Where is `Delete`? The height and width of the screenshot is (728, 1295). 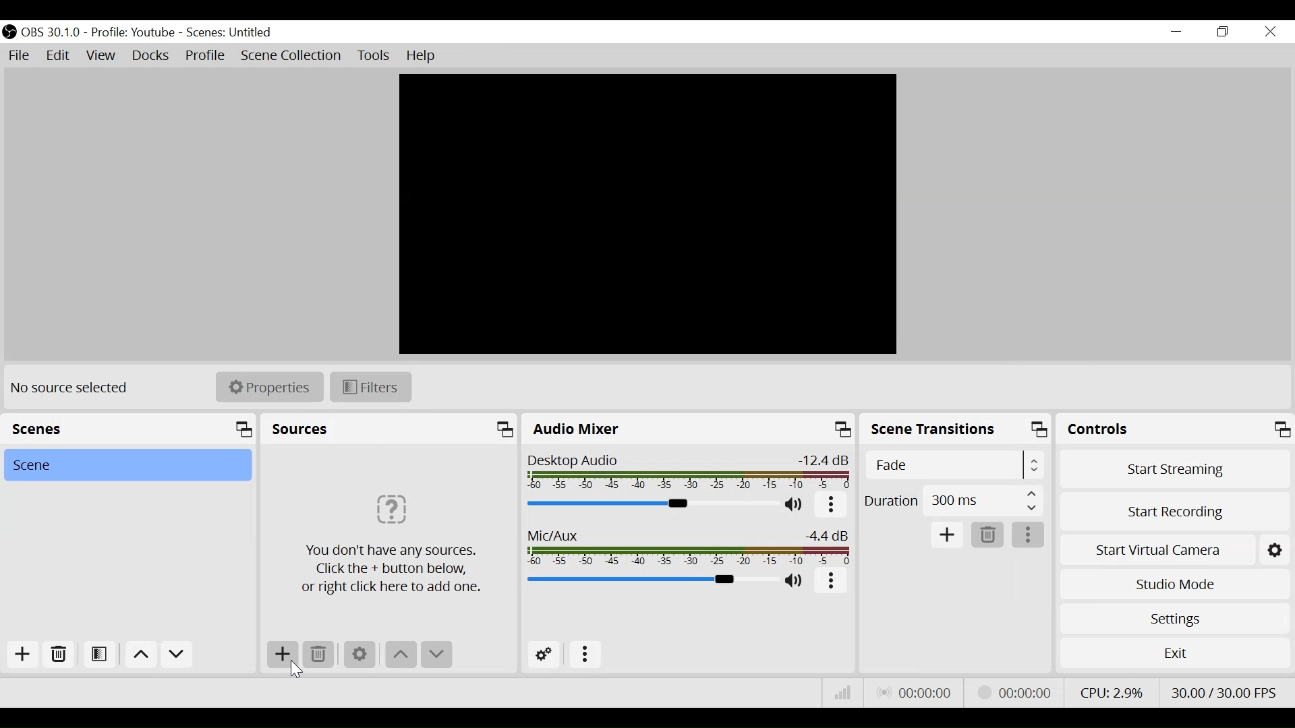 Delete is located at coordinates (319, 655).